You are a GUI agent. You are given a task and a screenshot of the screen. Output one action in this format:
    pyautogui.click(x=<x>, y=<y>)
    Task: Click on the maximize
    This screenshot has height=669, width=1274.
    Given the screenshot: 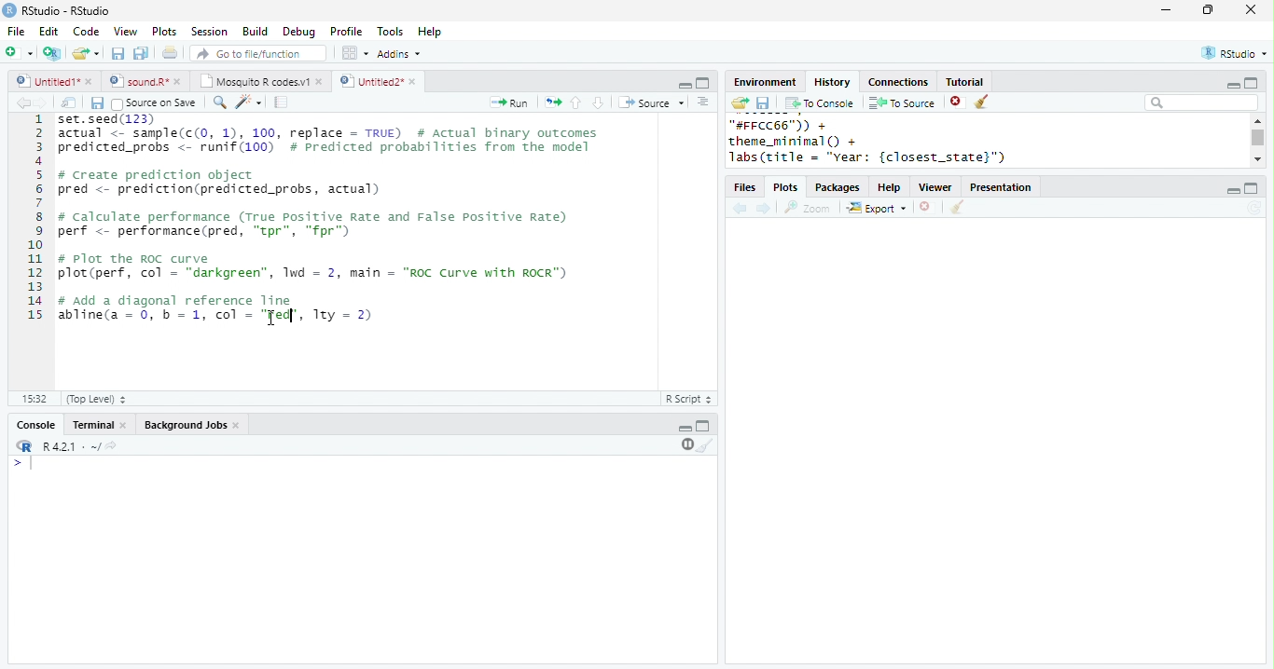 What is the action you would take?
    pyautogui.click(x=1252, y=188)
    